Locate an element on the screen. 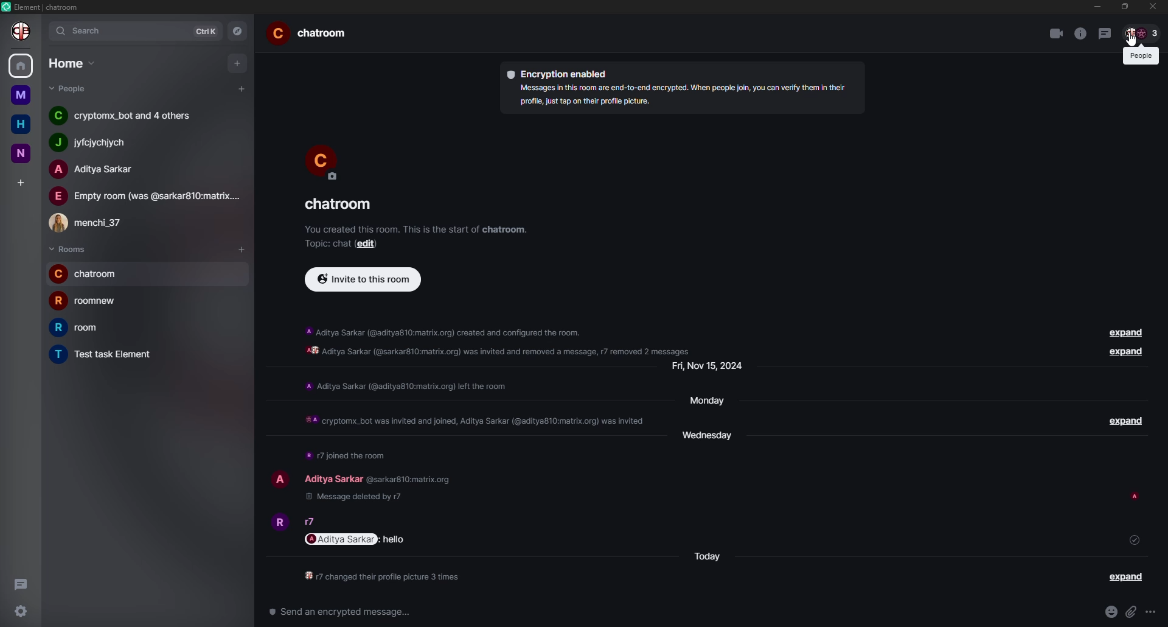 The width and height of the screenshot is (1168, 627). info is located at coordinates (406, 386).